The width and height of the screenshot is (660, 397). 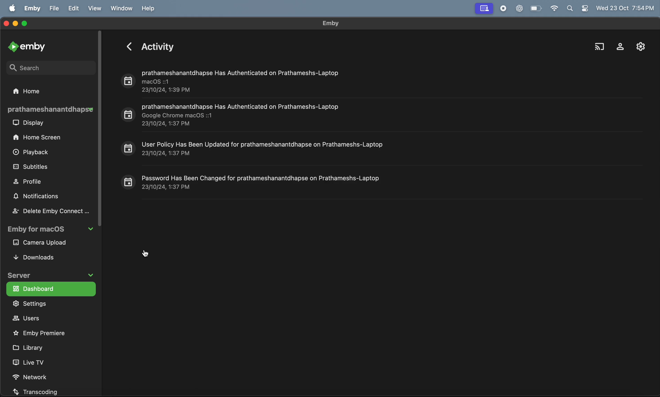 What do you see at coordinates (35, 347) in the screenshot?
I see `library` at bounding box center [35, 347].